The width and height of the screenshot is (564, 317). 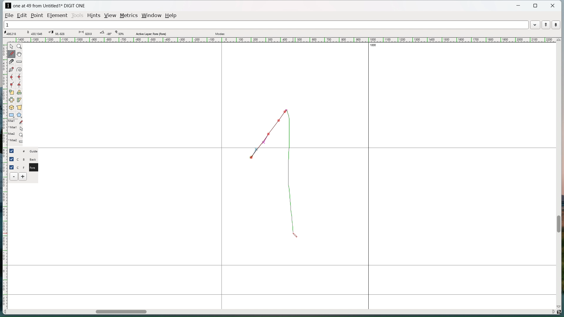 What do you see at coordinates (221, 34) in the screenshot?
I see `modes` at bounding box center [221, 34].